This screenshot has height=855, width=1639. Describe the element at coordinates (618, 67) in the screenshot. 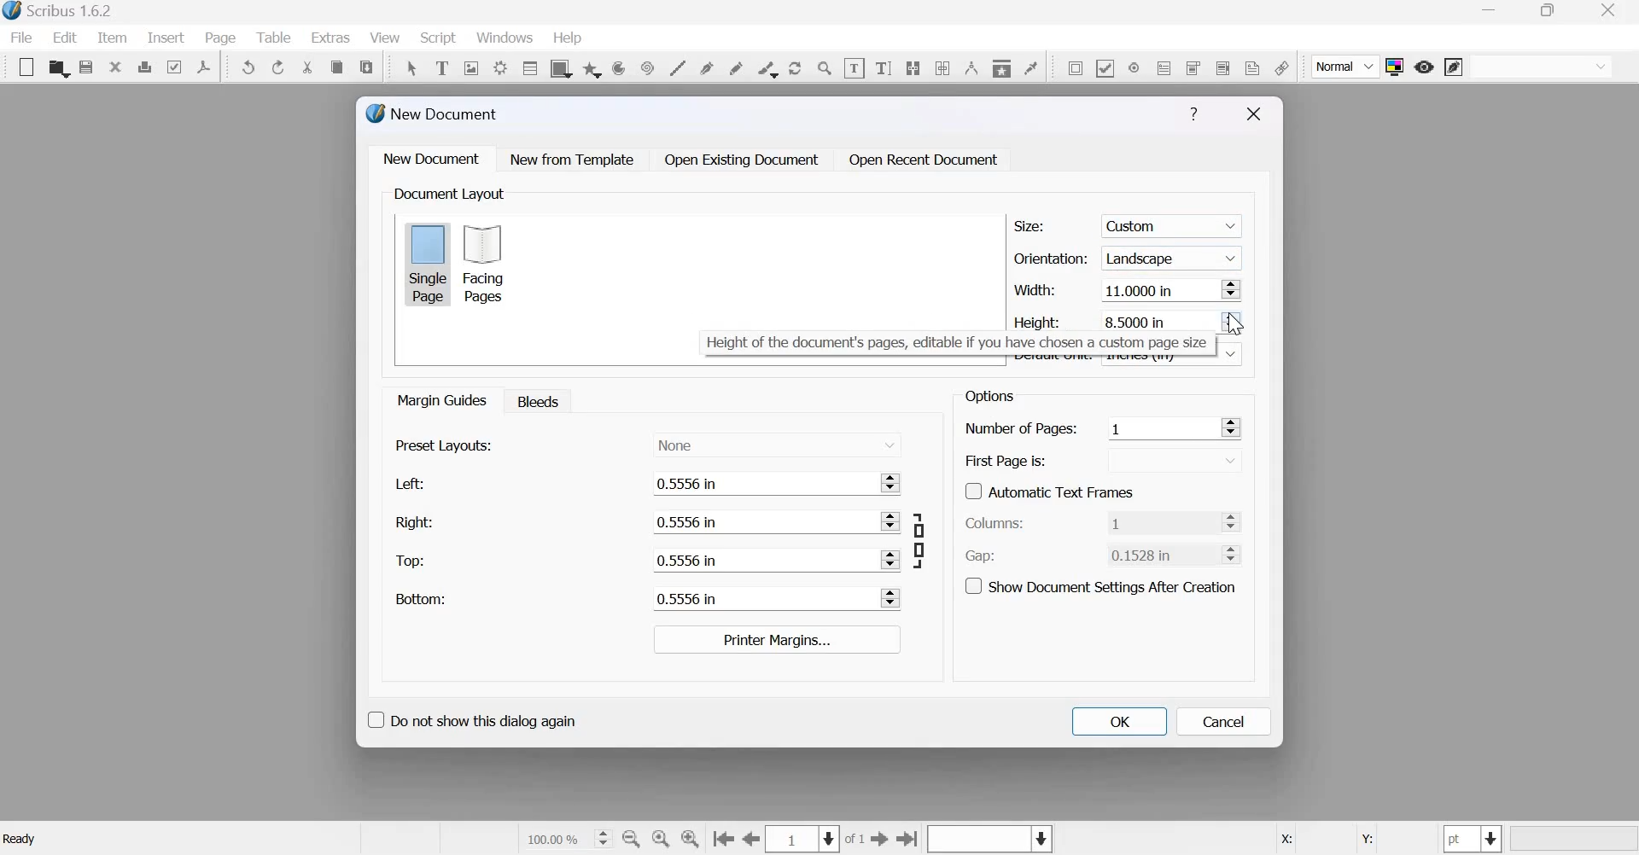

I see `arc` at that location.